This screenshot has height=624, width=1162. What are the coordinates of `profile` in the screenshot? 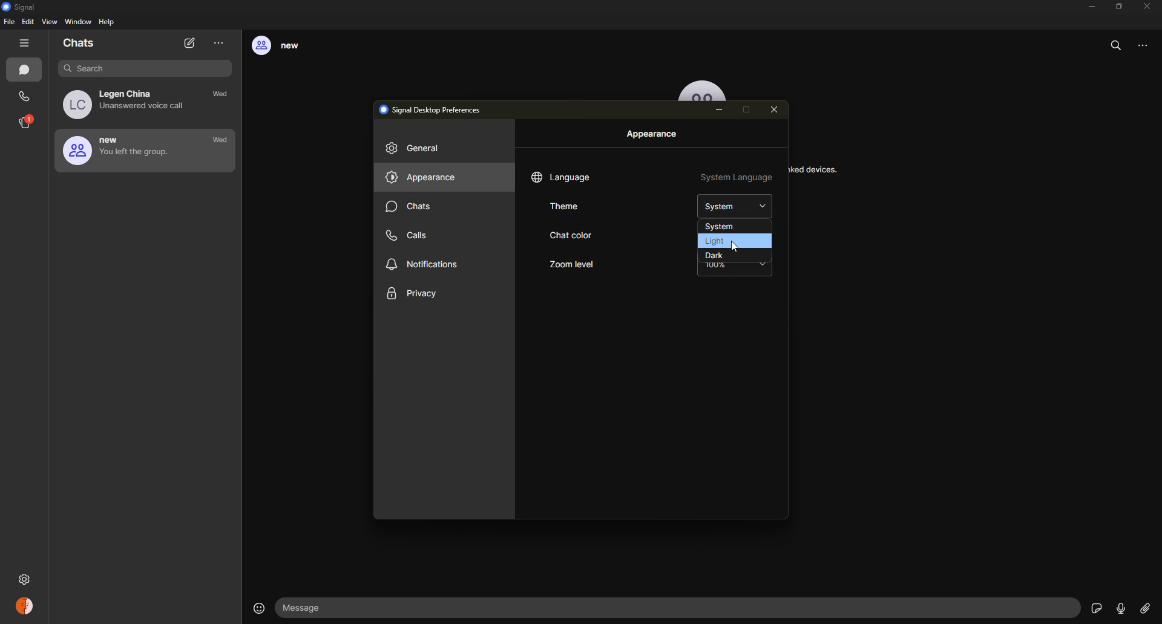 It's located at (26, 608).